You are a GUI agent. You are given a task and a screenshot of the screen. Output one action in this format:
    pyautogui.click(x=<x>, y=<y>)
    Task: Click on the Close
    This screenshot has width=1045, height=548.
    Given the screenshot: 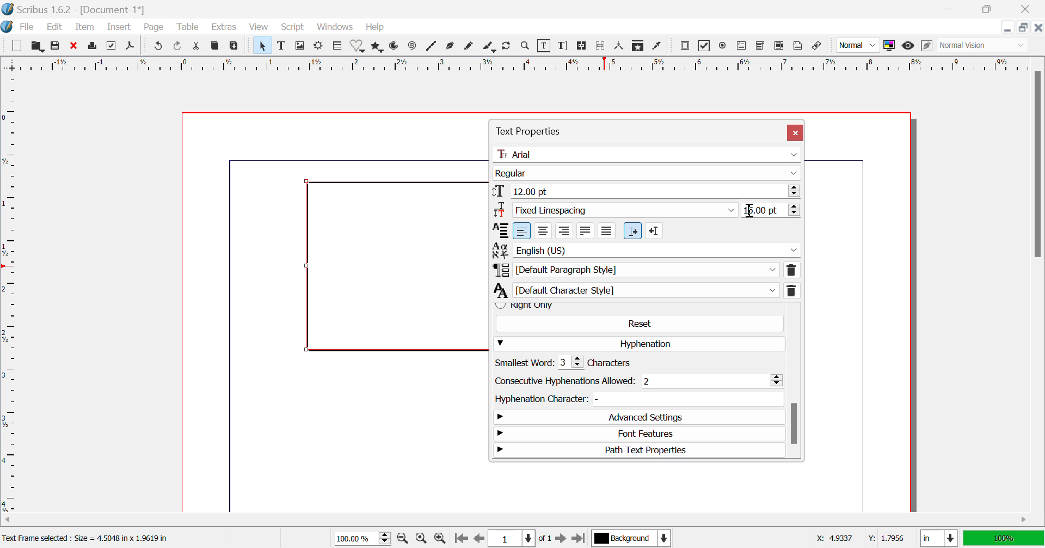 What is the action you would take?
    pyautogui.click(x=1026, y=9)
    